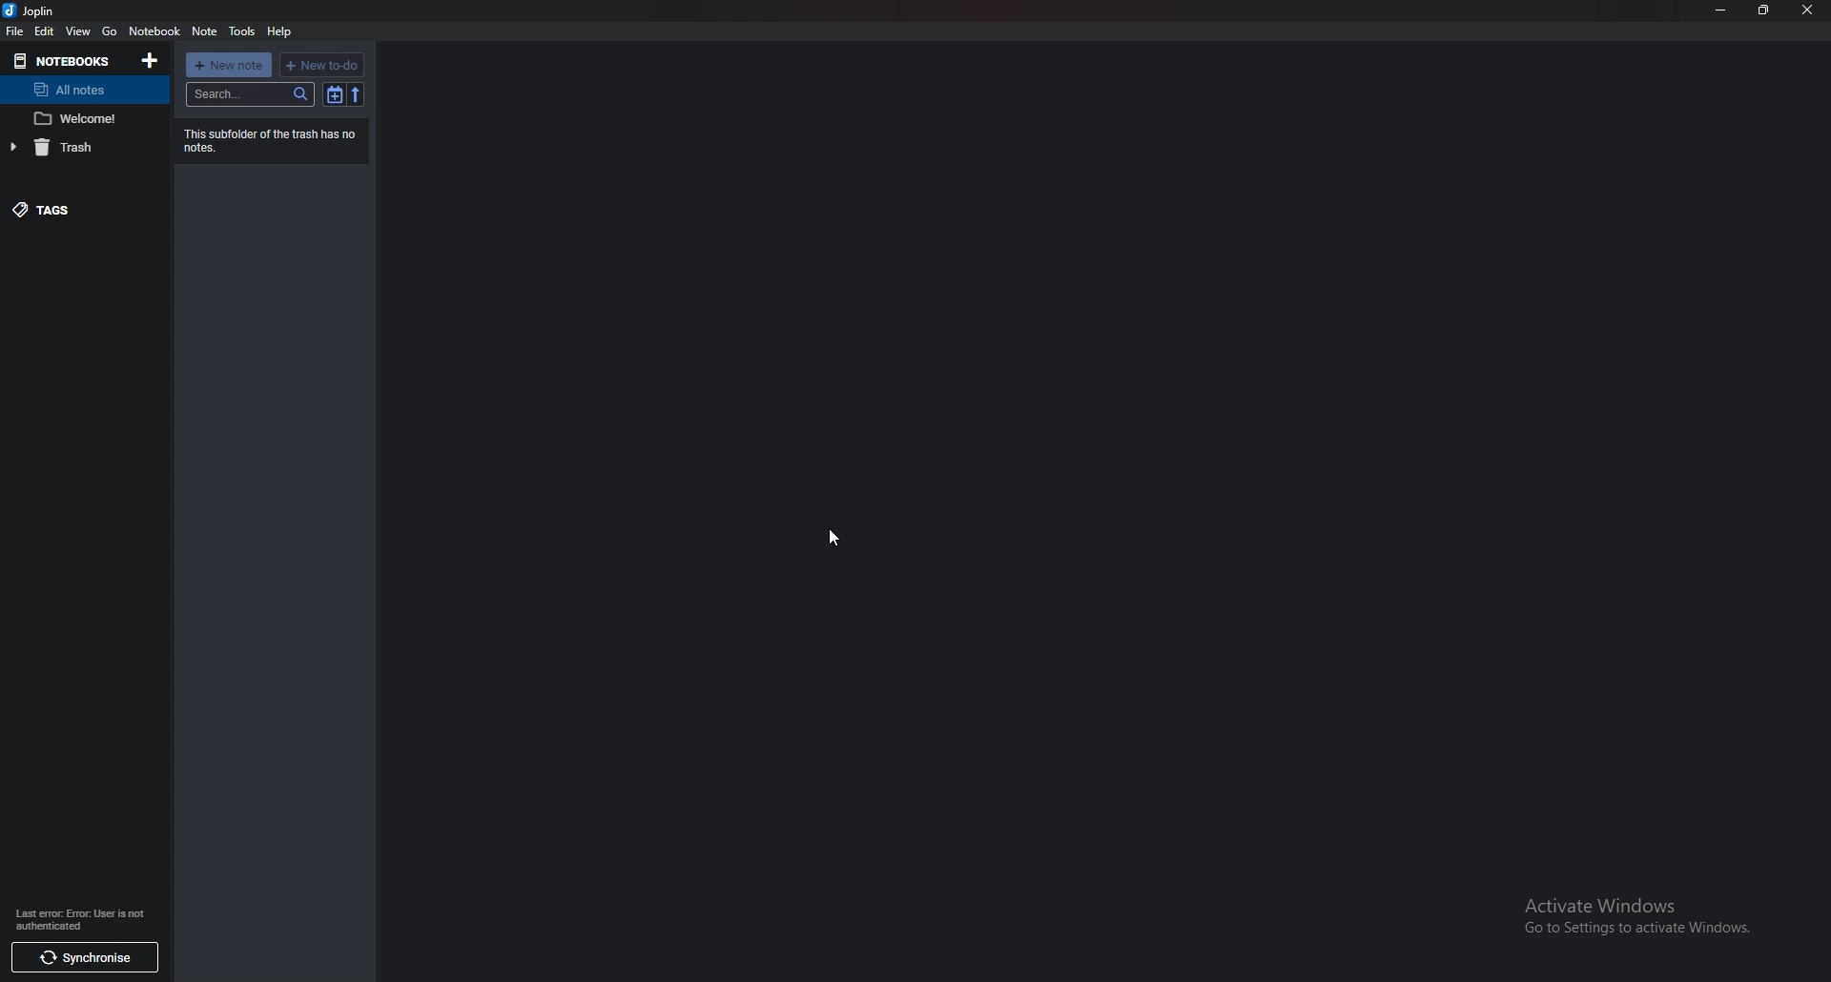 The height and width of the screenshot is (982, 1831). I want to click on Trash, so click(80, 150).